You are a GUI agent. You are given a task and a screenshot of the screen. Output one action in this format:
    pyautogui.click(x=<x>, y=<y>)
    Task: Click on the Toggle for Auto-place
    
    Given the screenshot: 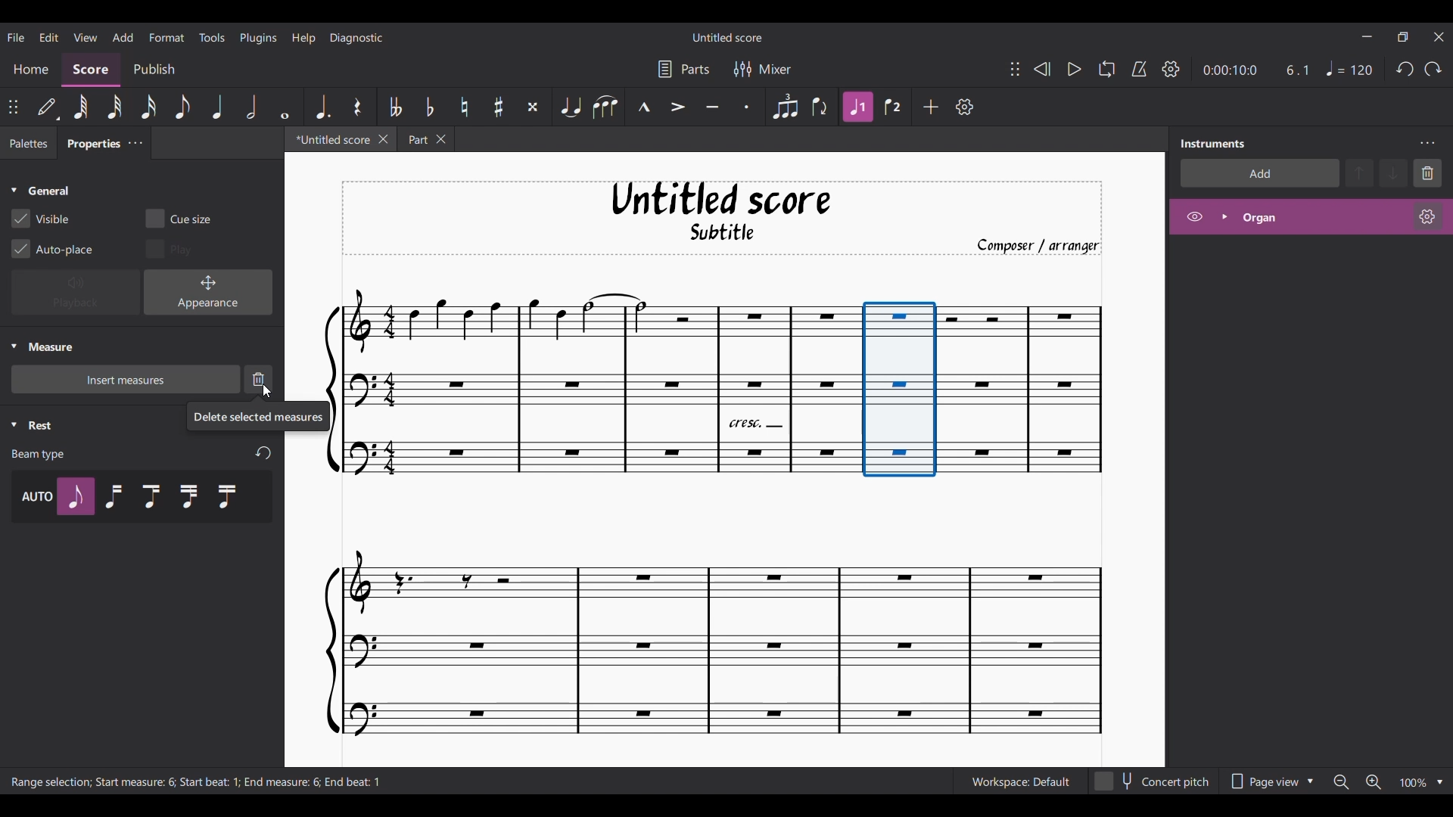 What is the action you would take?
    pyautogui.click(x=52, y=249)
    